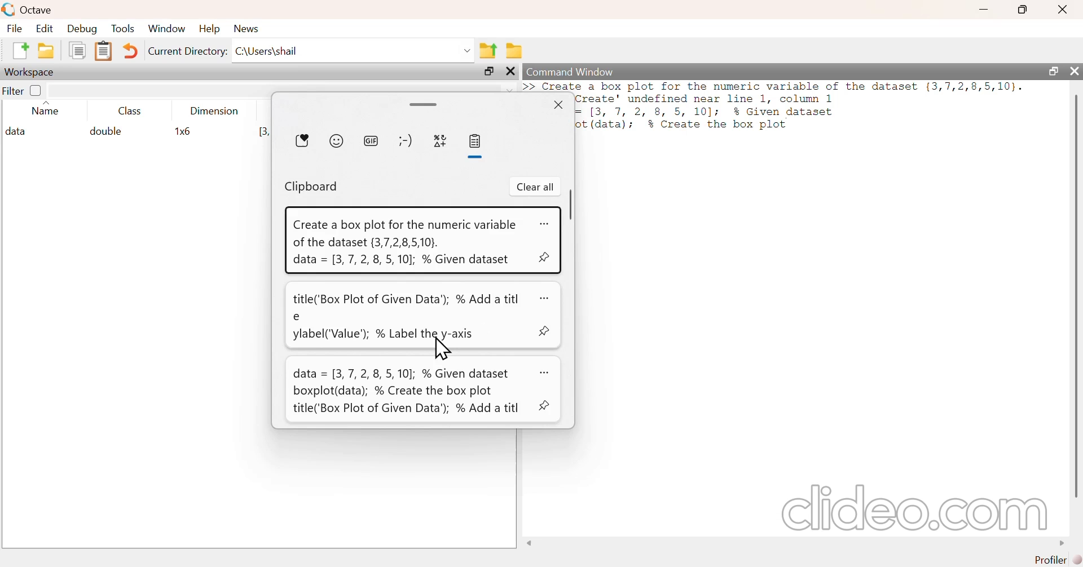 Image resolution: width=1083 pixels, height=567 pixels. Describe the element at coordinates (548, 298) in the screenshot. I see `more options` at that location.